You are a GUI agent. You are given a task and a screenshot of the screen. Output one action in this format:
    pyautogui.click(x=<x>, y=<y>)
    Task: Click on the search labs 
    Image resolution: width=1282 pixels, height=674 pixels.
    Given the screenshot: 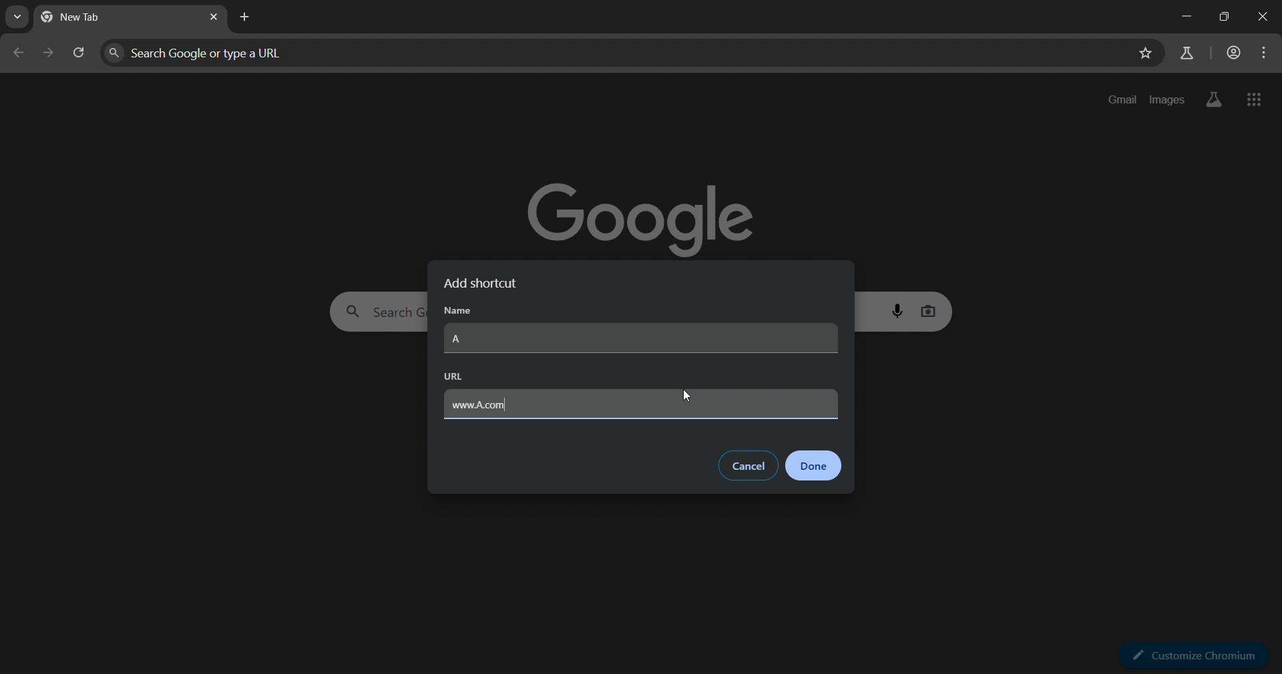 What is the action you would take?
    pyautogui.click(x=1211, y=99)
    